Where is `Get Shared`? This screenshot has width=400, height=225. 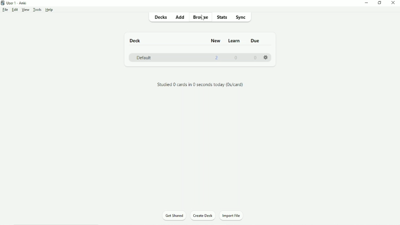 Get Shared is located at coordinates (173, 216).